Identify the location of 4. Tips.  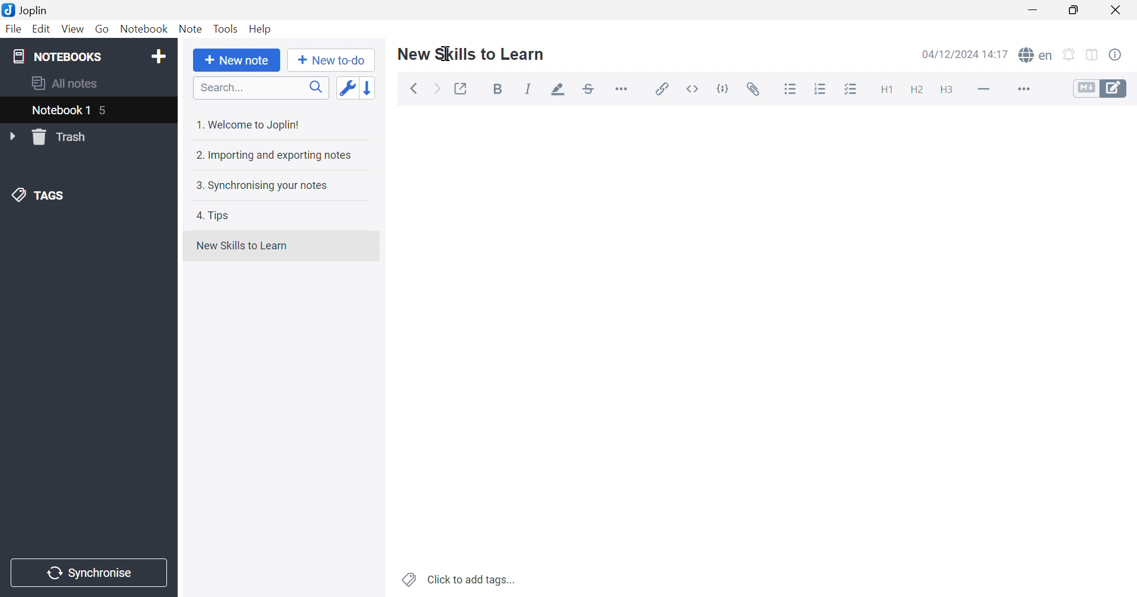
(213, 216).